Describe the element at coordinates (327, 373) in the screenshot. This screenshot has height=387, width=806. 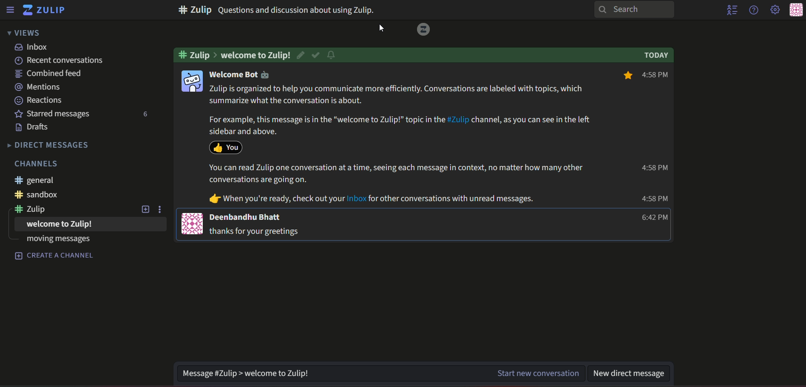
I see `textbox` at that location.